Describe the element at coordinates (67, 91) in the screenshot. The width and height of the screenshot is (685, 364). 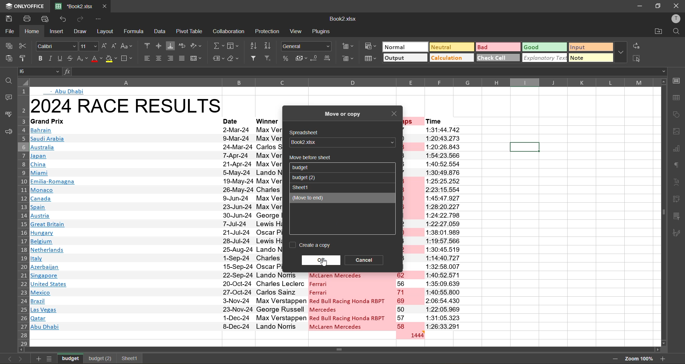
I see `text` at that location.